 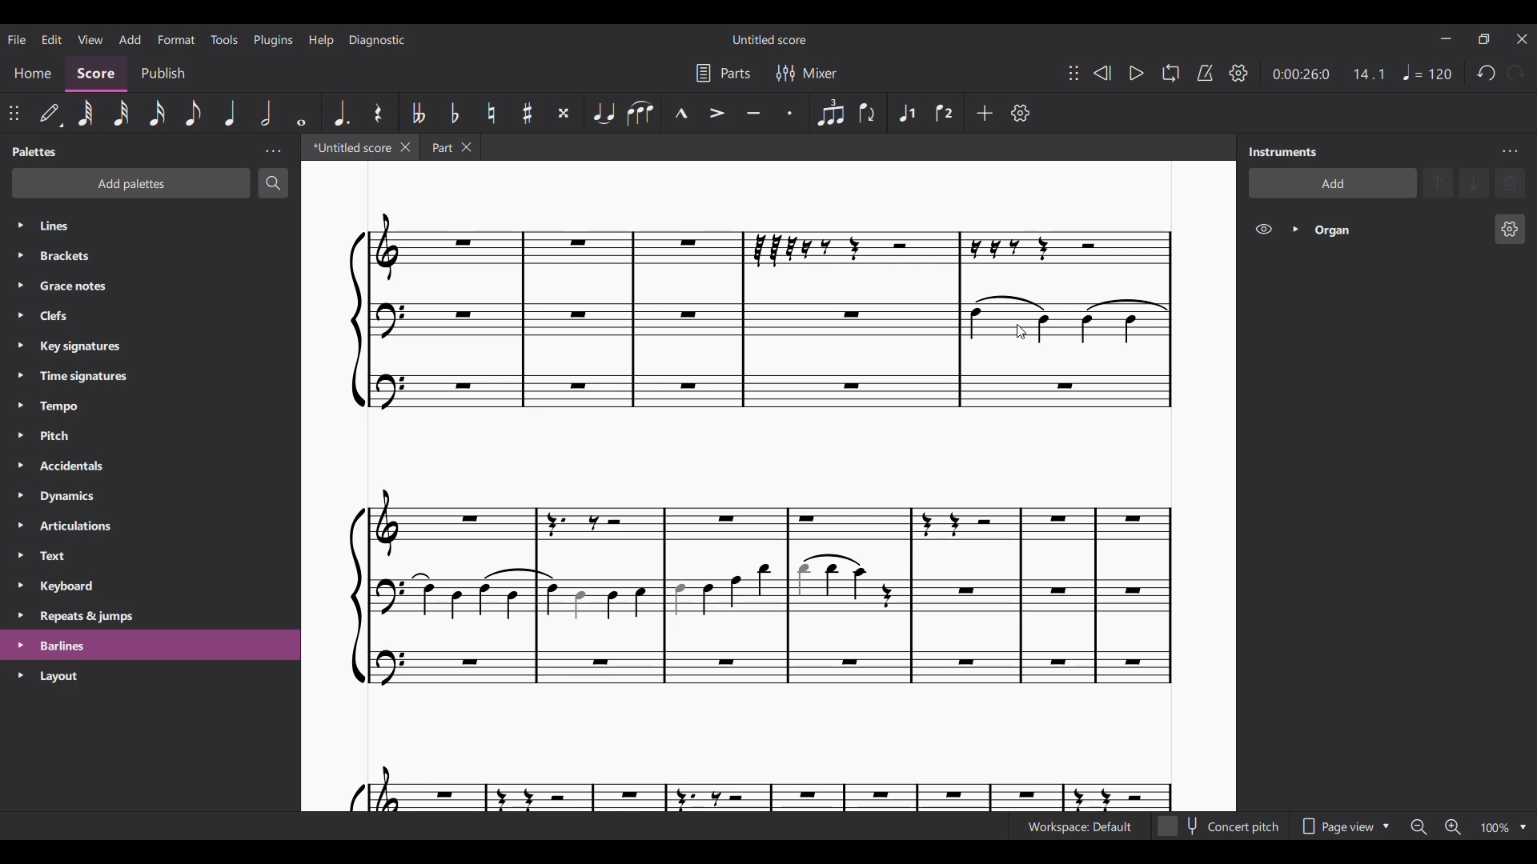 I want to click on Expand Organ, so click(x=1294, y=229).